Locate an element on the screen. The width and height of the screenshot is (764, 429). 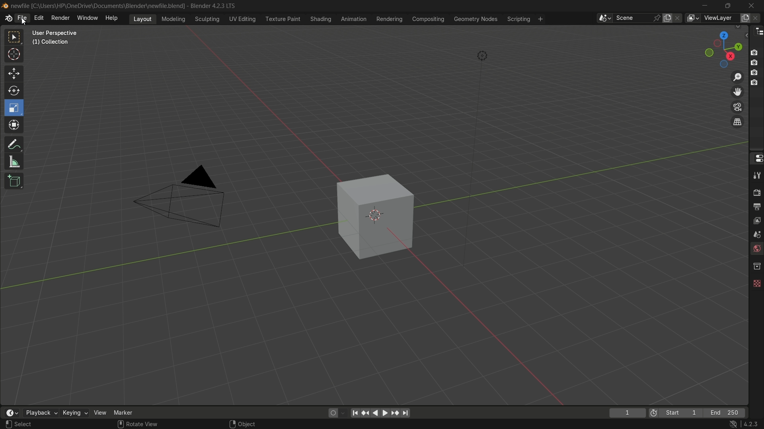
view layer name is located at coordinates (719, 18).